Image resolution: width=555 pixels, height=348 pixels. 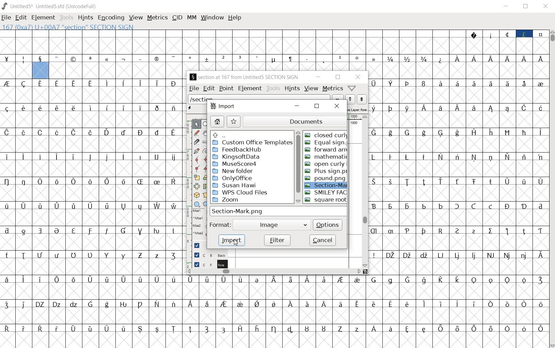 What do you see at coordinates (326, 172) in the screenshot?
I see `PLUS SIGN.PNG` at bounding box center [326, 172].